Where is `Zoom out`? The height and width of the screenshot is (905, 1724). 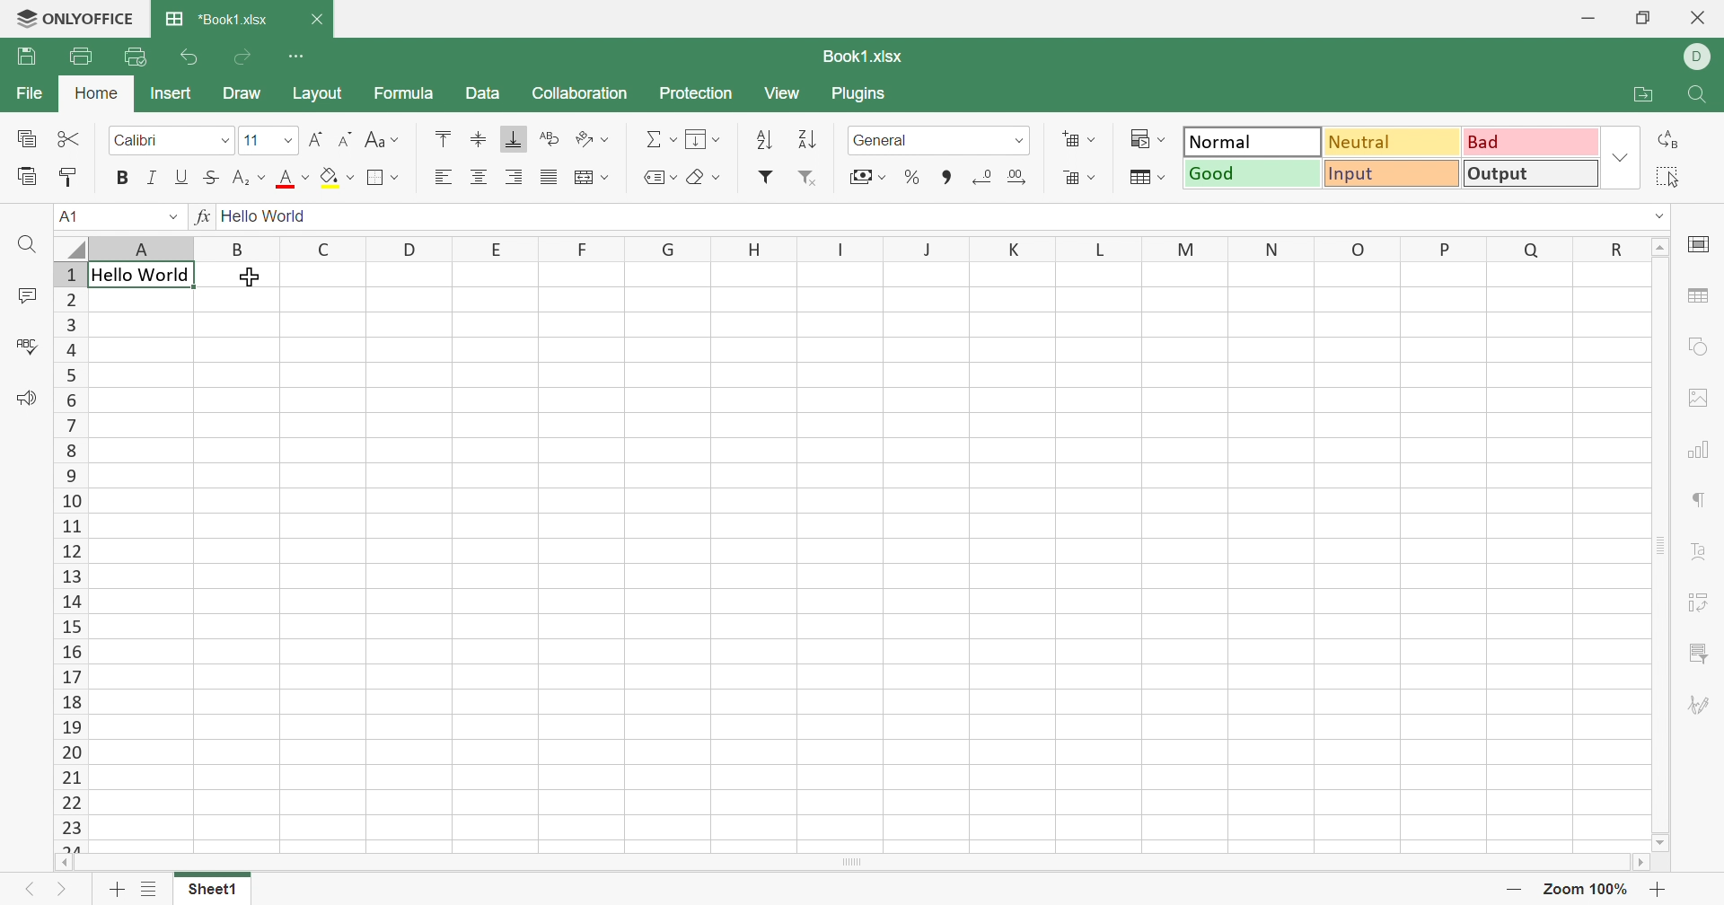
Zoom out is located at coordinates (1514, 891).